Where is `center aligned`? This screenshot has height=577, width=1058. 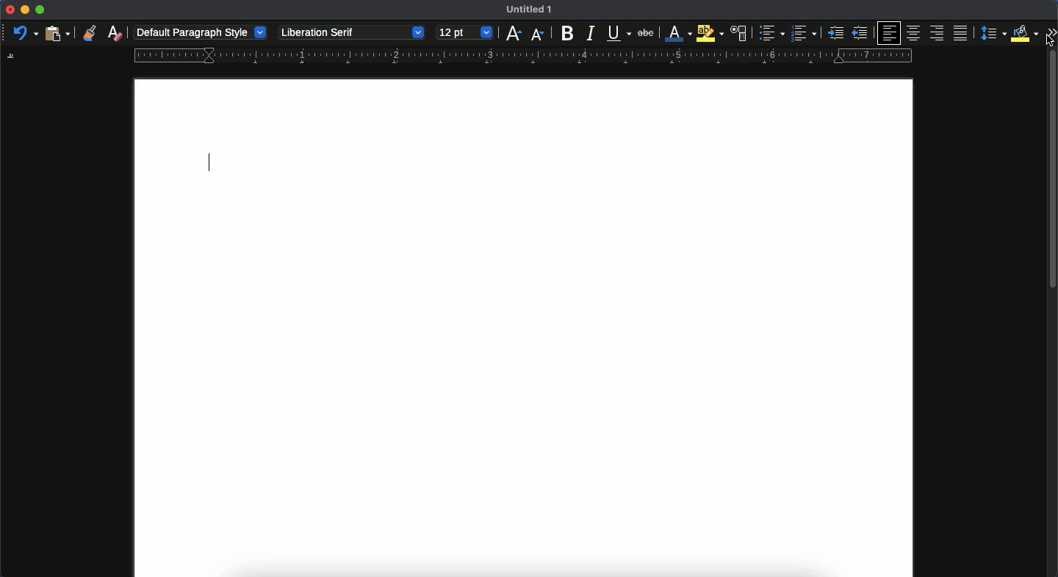
center aligned is located at coordinates (915, 32).